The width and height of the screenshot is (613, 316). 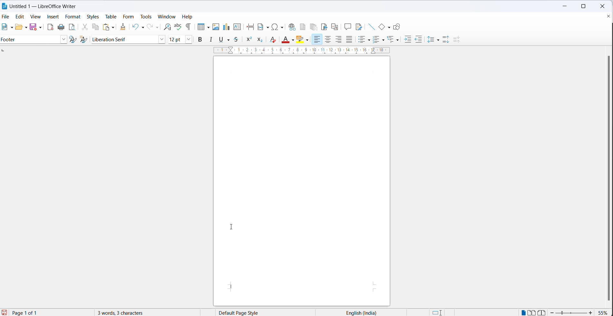 What do you see at coordinates (543, 312) in the screenshot?
I see `book view` at bounding box center [543, 312].